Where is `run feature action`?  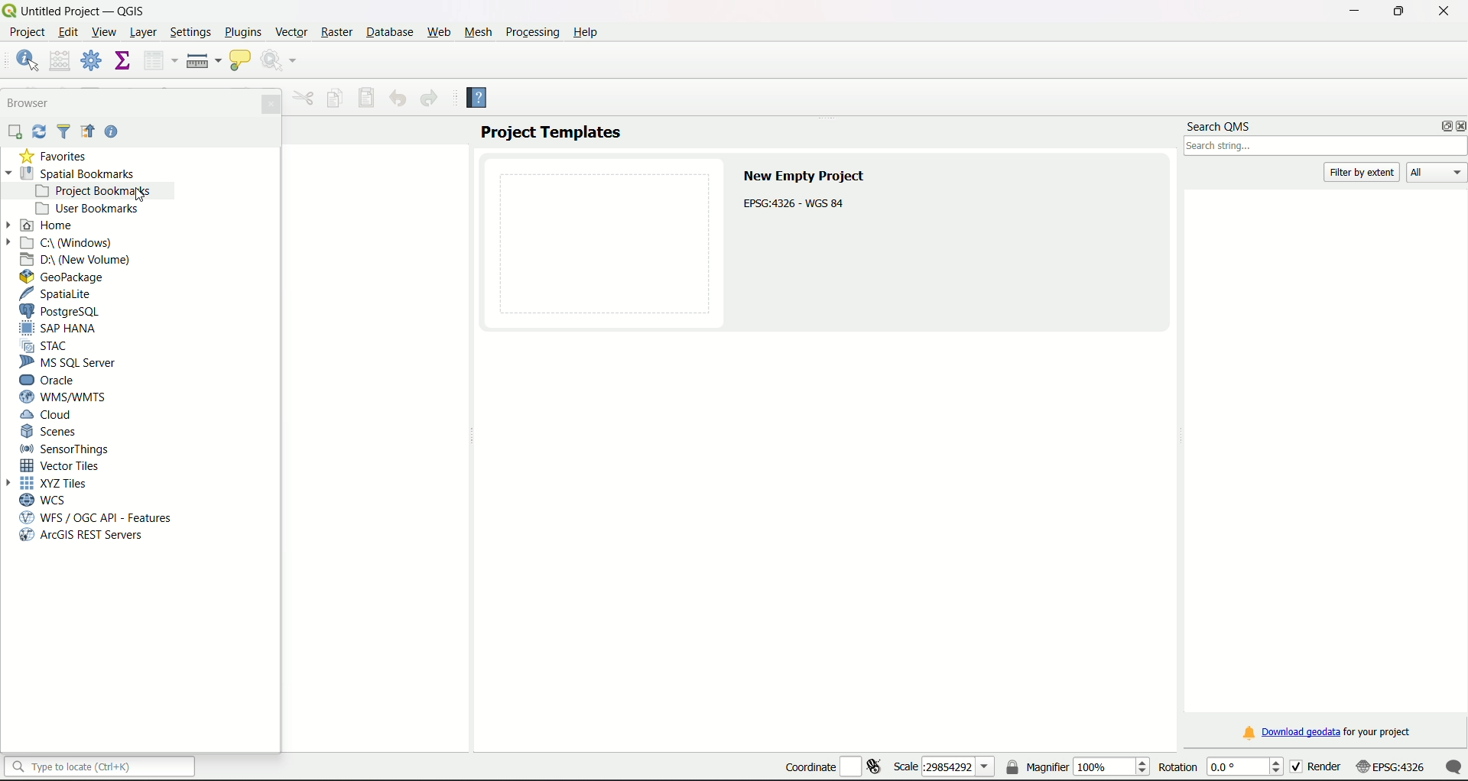 run feature action is located at coordinates (281, 60).